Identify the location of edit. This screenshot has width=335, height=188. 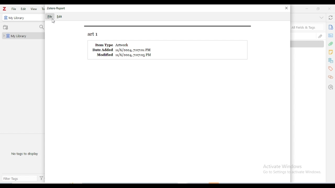
(23, 9).